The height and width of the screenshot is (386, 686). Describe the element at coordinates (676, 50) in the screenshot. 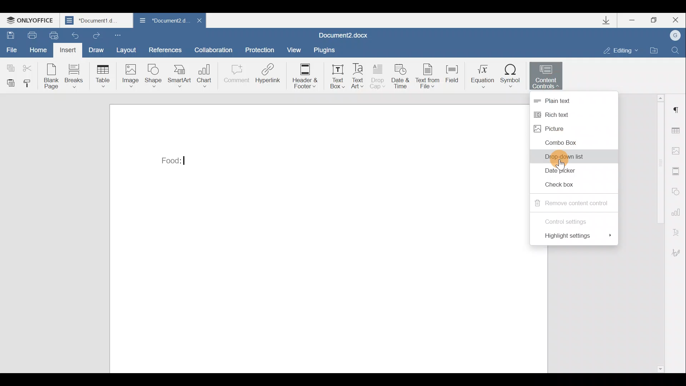

I see `Find` at that location.